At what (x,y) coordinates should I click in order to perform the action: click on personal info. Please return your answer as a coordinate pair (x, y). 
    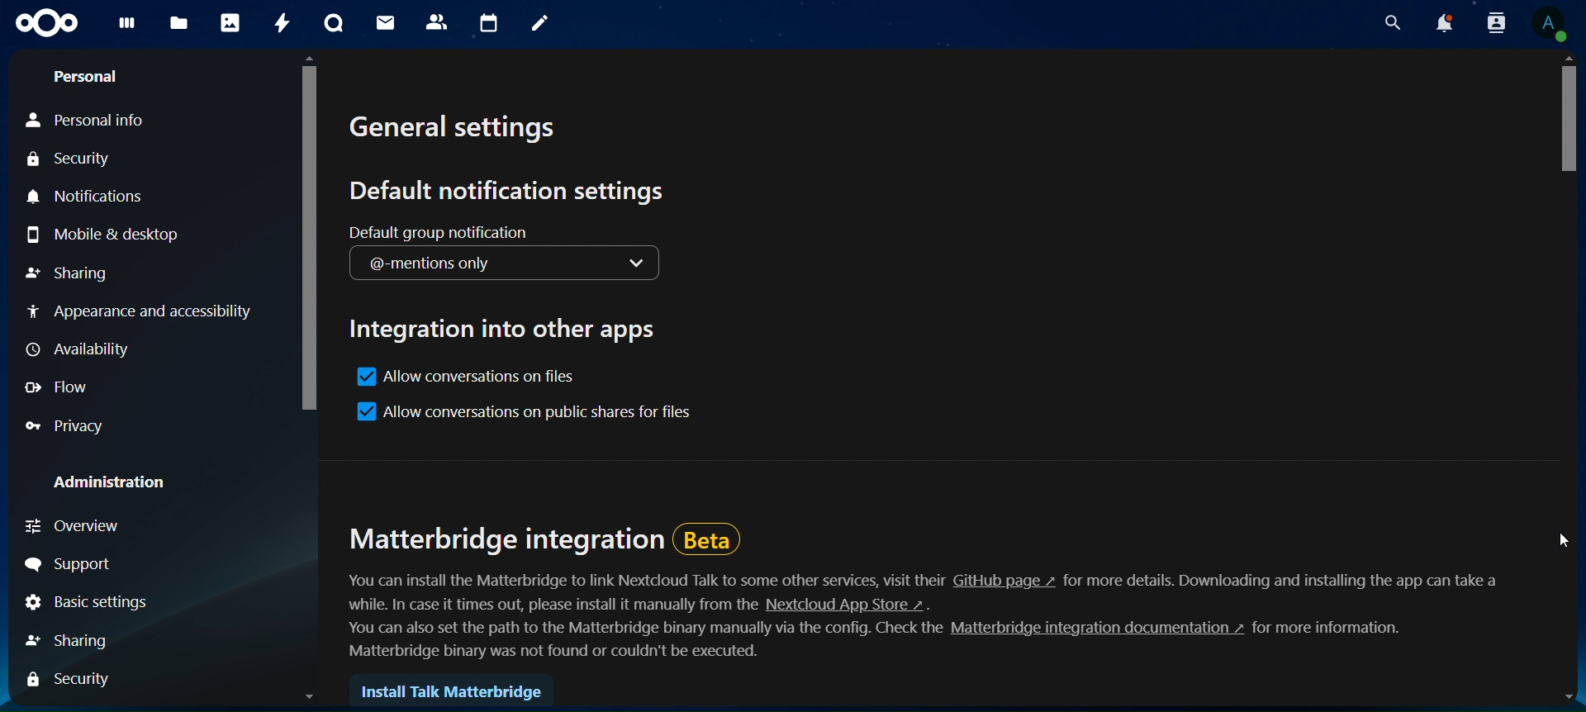
    Looking at the image, I should click on (88, 120).